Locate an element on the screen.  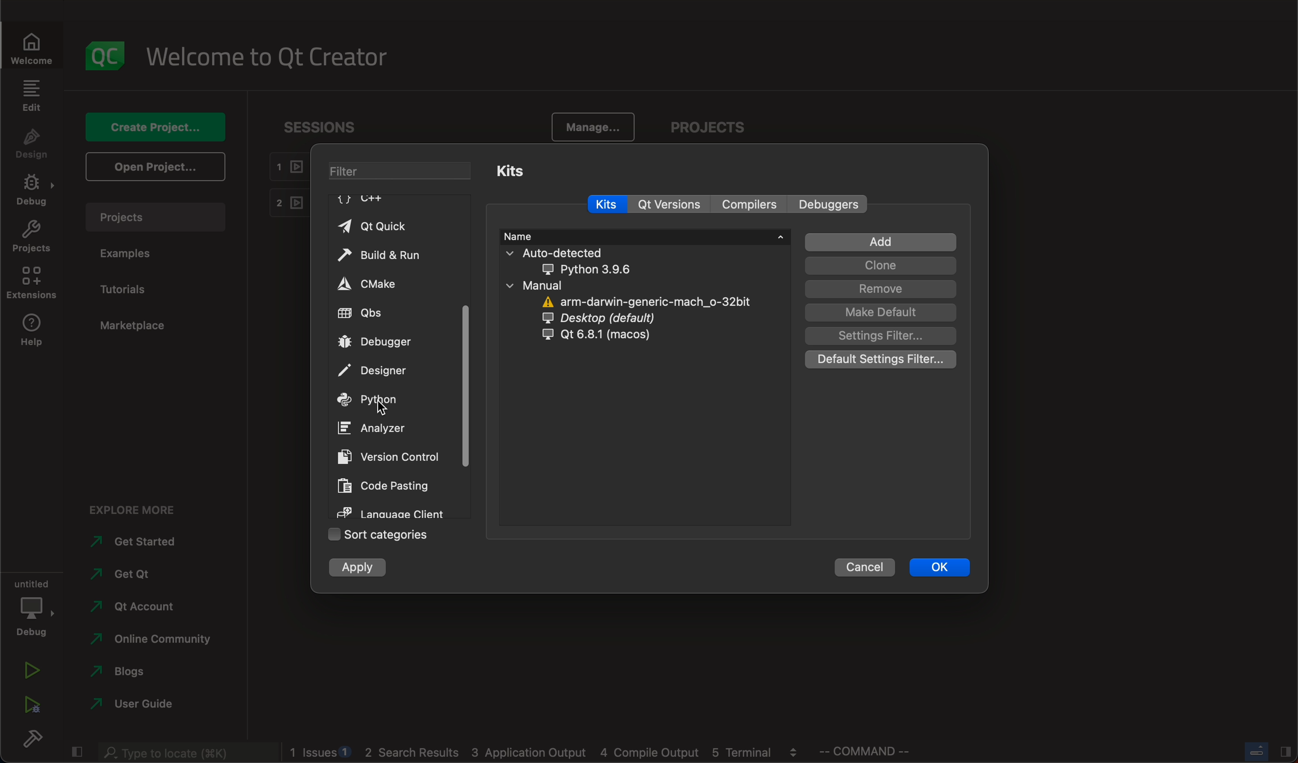
arm darwin is located at coordinates (641, 301).